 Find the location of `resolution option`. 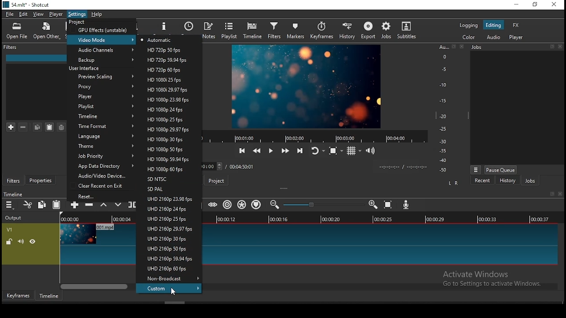

resolution option is located at coordinates (166, 60).